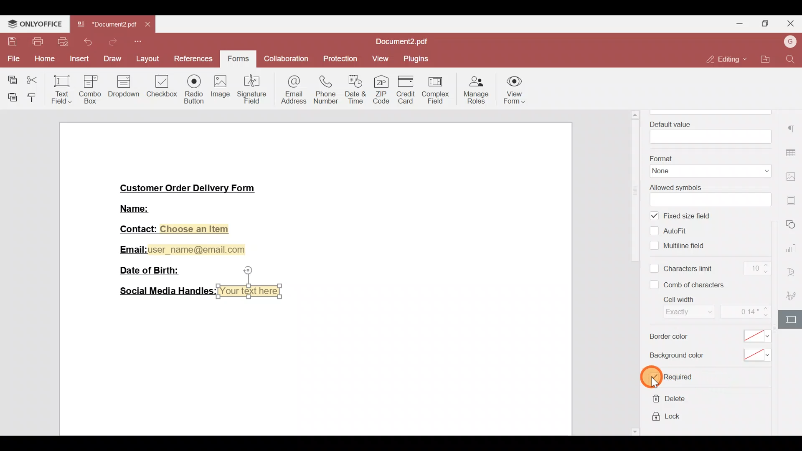  Describe the element at coordinates (792, 24) in the screenshot. I see `Close` at that location.